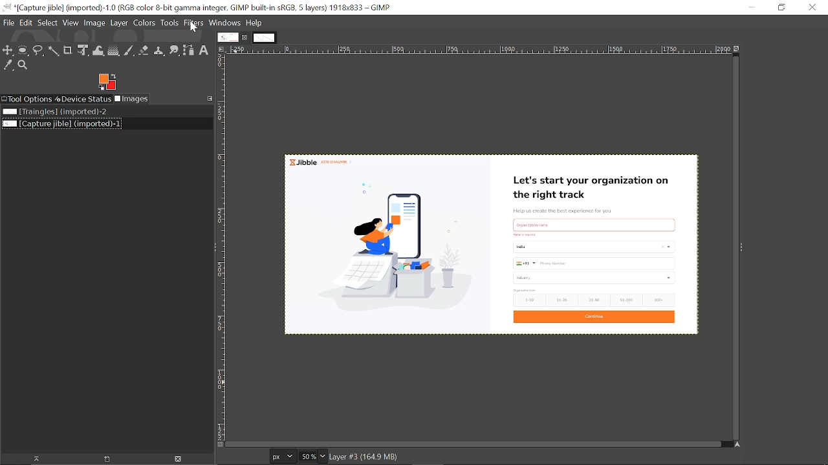 This screenshot has width=828, height=465. Describe the element at coordinates (567, 209) in the screenshot. I see `Help us  create the best experience for you.` at that location.